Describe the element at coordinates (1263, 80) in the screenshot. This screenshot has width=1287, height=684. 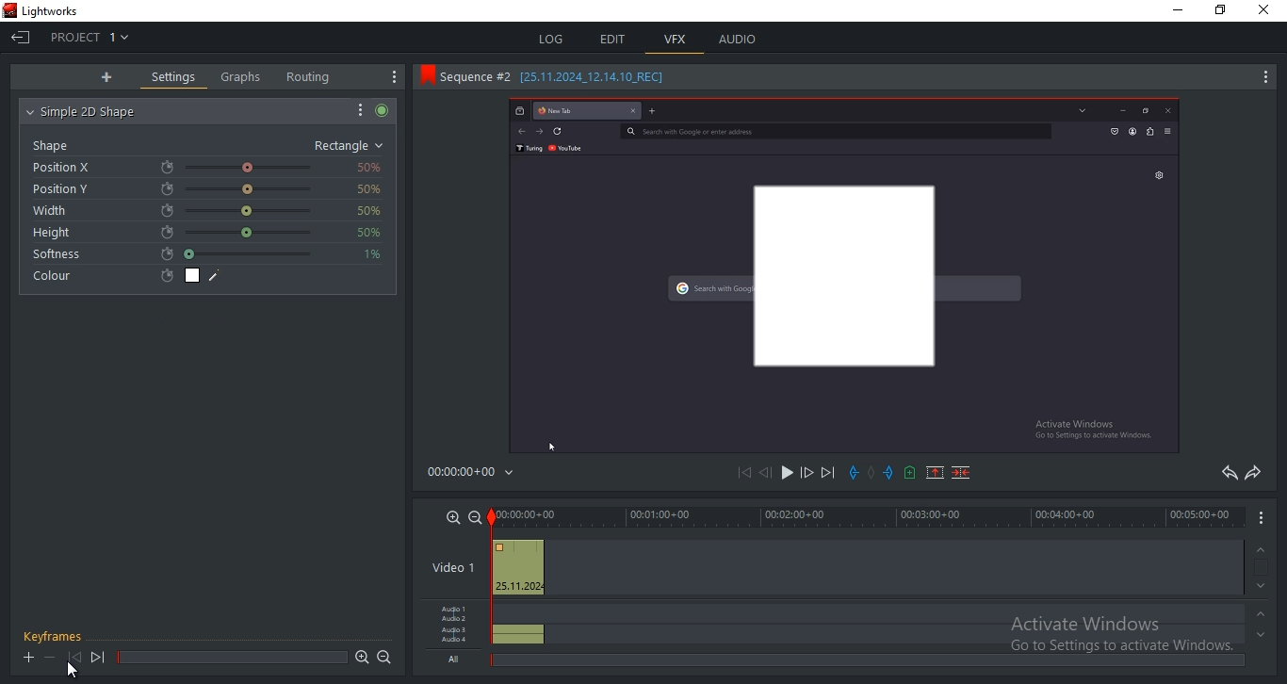
I see `more options` at that location.